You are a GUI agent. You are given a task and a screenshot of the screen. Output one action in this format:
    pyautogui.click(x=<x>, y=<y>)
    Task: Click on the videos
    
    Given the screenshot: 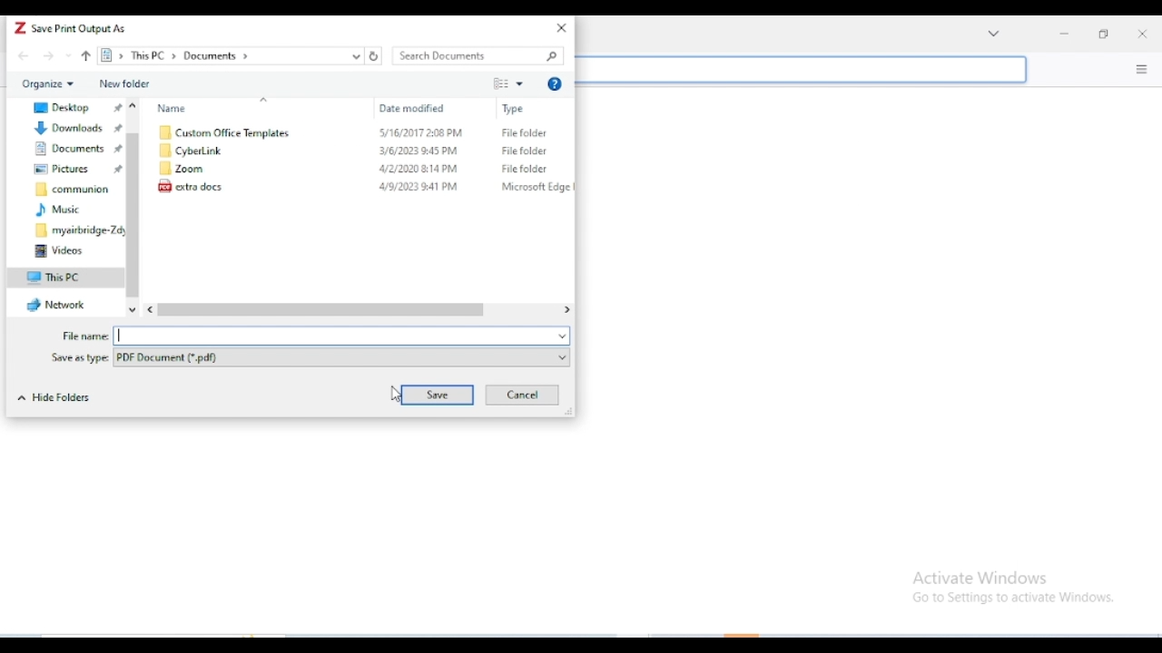 What is the action you would take?
    pyautogui.click(x=58, y=251)
    